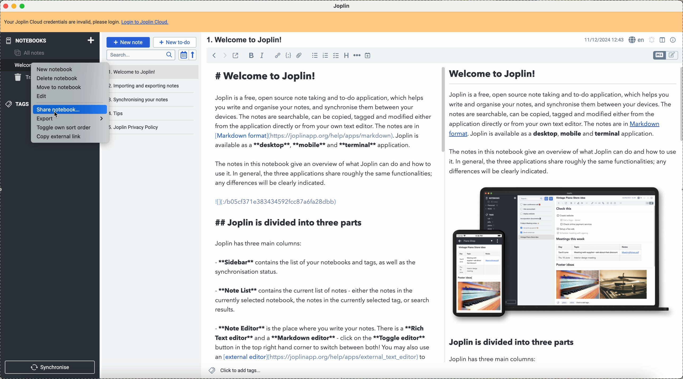 Image resolution: width=683 pixels, height=379 pixels. Describe the element at coordinates (335, 55) in the screenshot. I see `checkbox` at that location.